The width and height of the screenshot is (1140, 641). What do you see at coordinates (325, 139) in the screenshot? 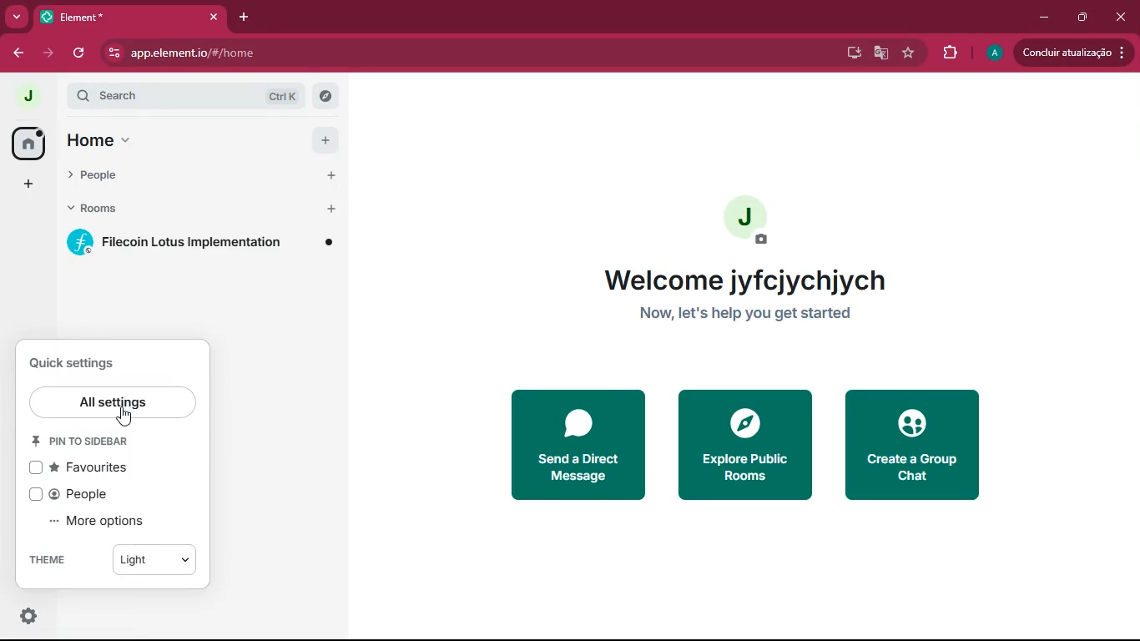
I see `add` at bounding box center [325, 139].